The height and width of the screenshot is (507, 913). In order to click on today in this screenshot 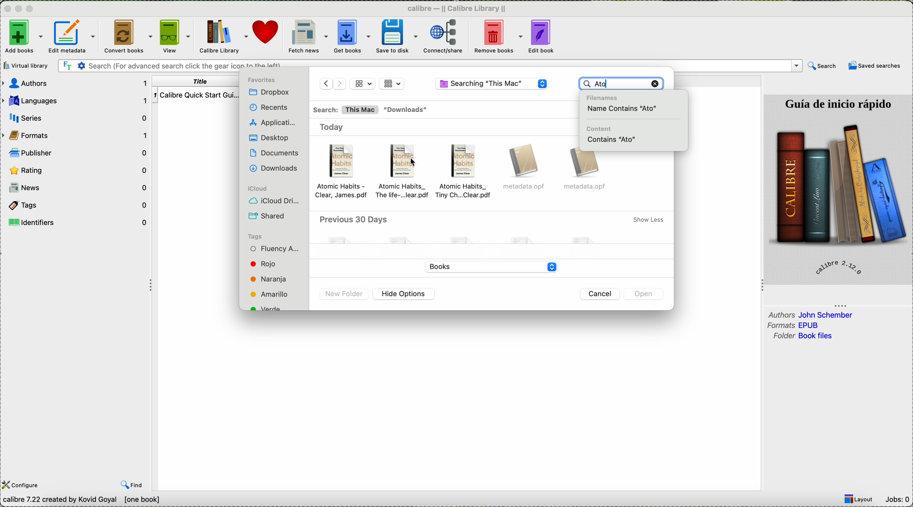, I will do `click(336, 127)`.